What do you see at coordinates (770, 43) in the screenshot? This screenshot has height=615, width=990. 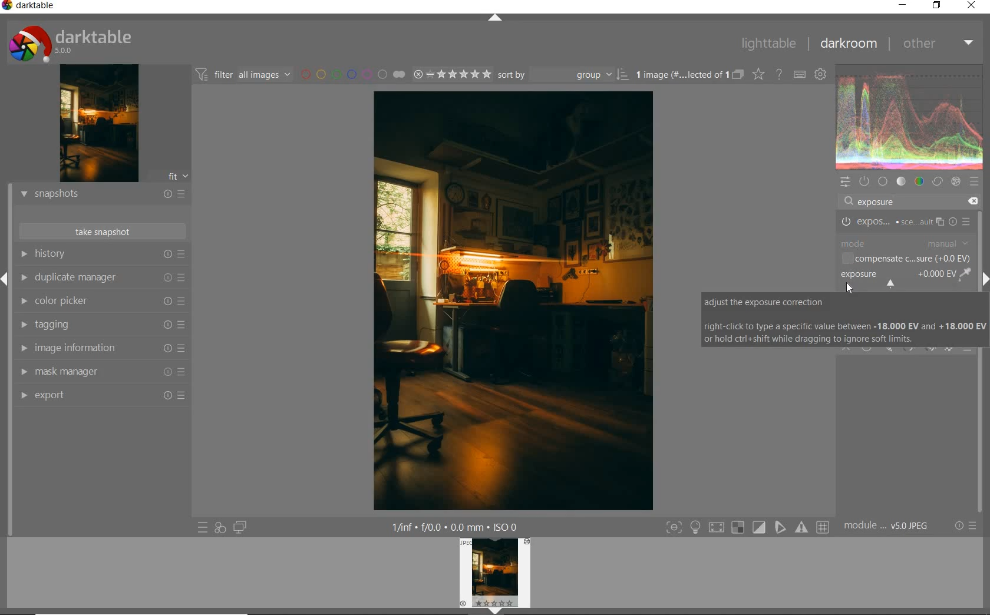 I see `lighttable` at bounding box center [770, 43].